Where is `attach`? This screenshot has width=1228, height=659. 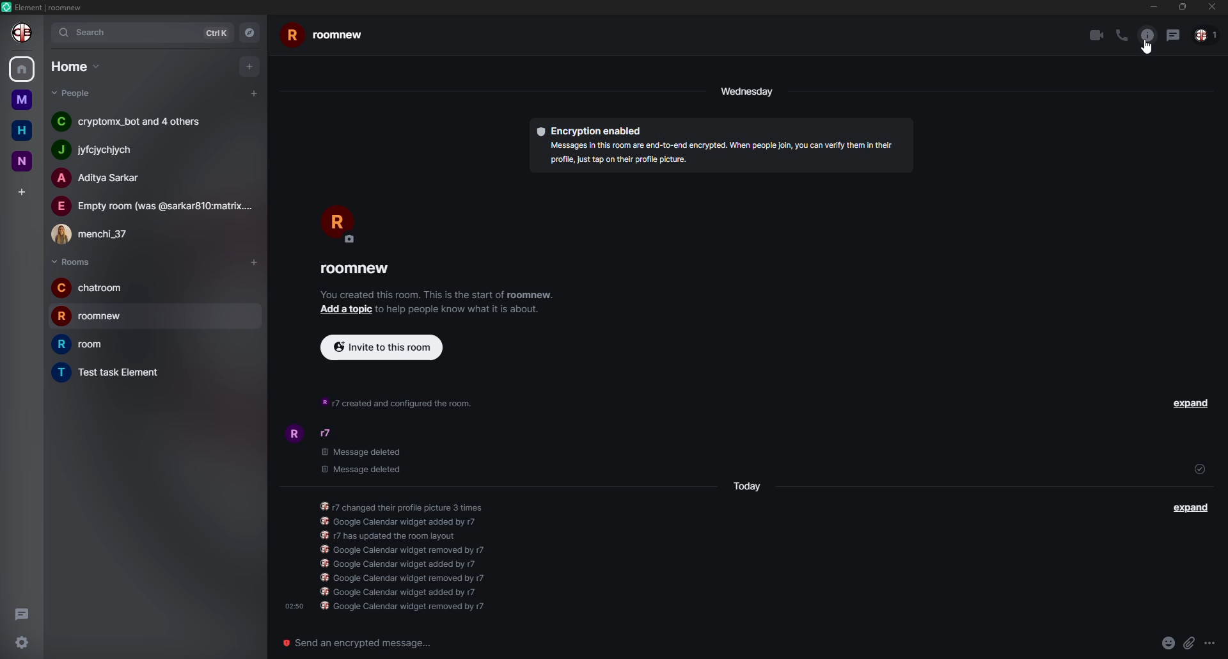
attach is located at coordinates (1188, 642).